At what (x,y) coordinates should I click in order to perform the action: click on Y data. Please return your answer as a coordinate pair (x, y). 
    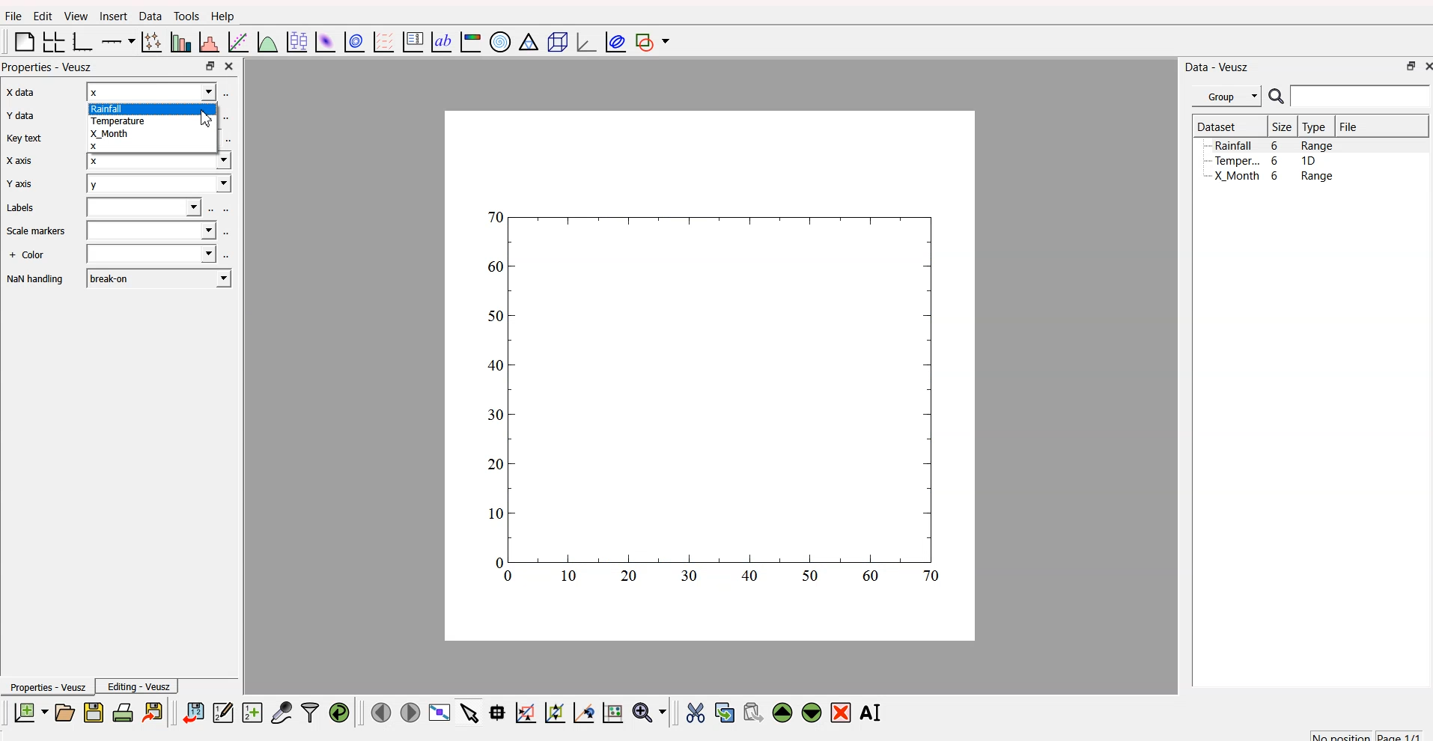
    Looking at the image, I should click on (19, 117).